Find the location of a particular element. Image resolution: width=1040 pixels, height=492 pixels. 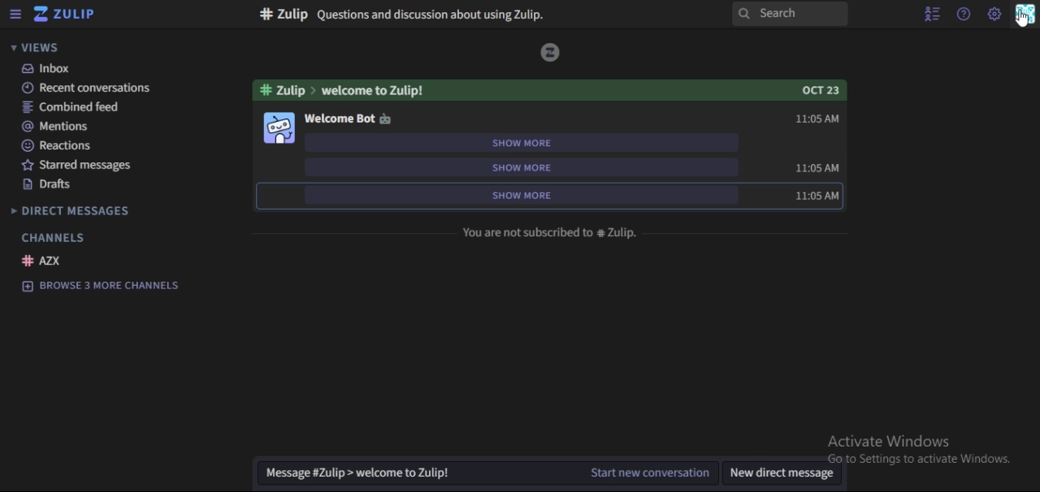

show more is located at coordinates (531, 168).